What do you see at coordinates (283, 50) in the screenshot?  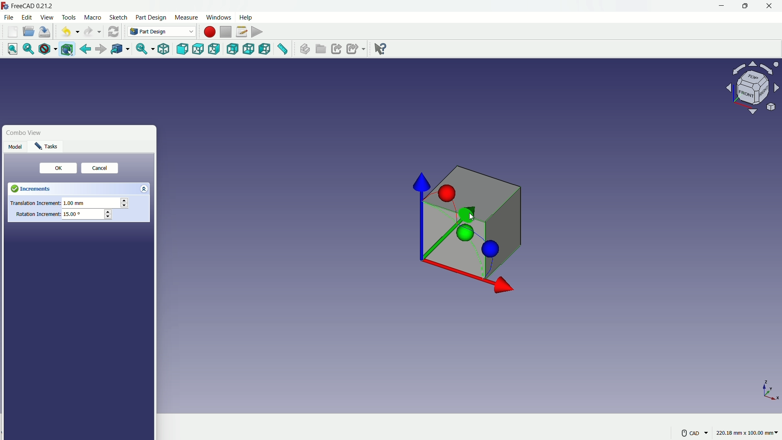 I see `measure` at bounding box center [283, 50].